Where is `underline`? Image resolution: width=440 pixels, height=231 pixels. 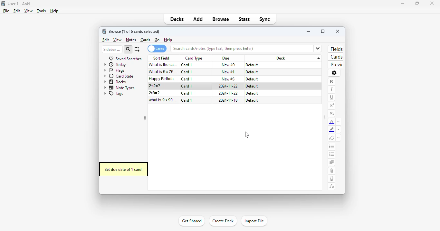
underline is located at coordinates (332, 97).